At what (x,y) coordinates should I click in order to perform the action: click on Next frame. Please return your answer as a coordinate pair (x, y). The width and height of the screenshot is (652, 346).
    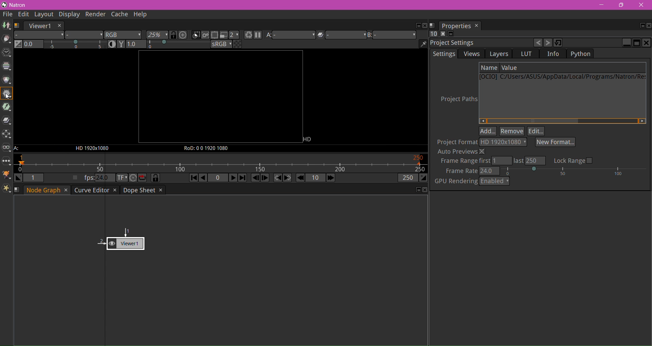
    Looking at the image, I should click on (265, 178).